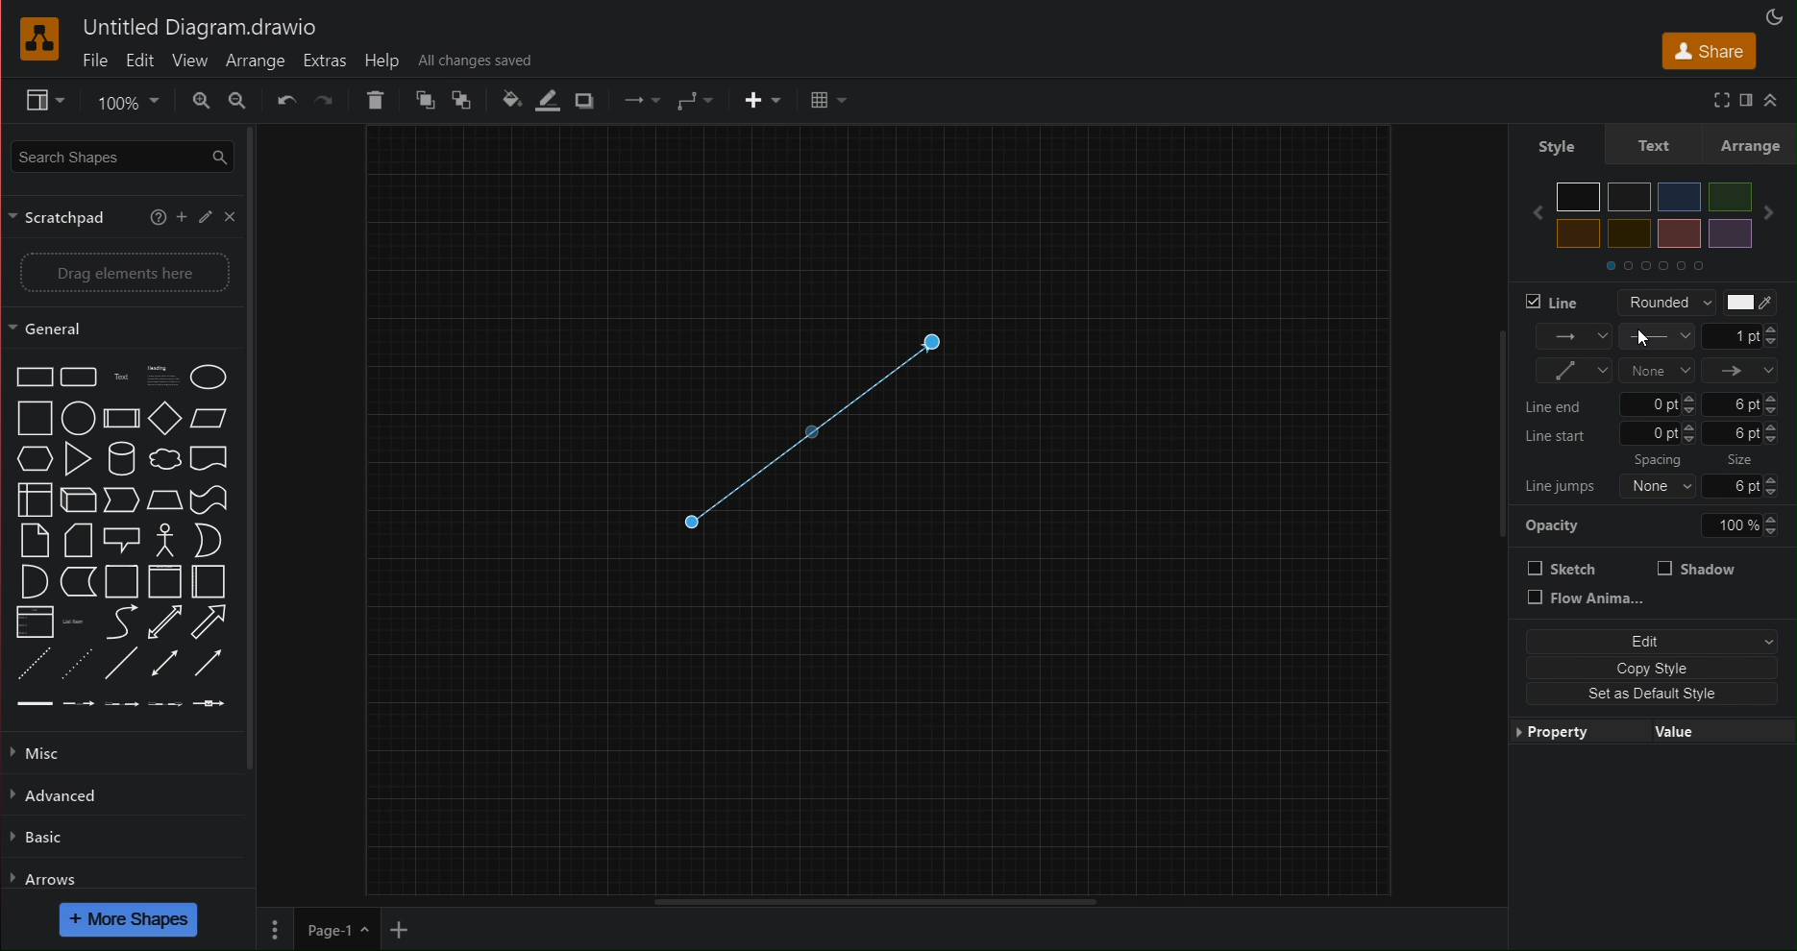 The image size is (1797, 951). I want to click on , so click(1742, 460).